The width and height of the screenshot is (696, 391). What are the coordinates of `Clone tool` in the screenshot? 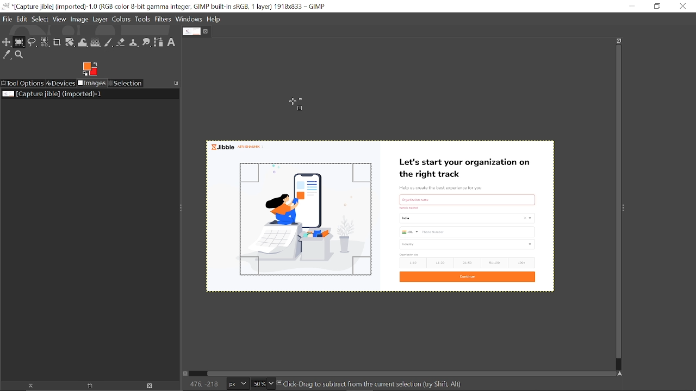 It's located at (134, 43).